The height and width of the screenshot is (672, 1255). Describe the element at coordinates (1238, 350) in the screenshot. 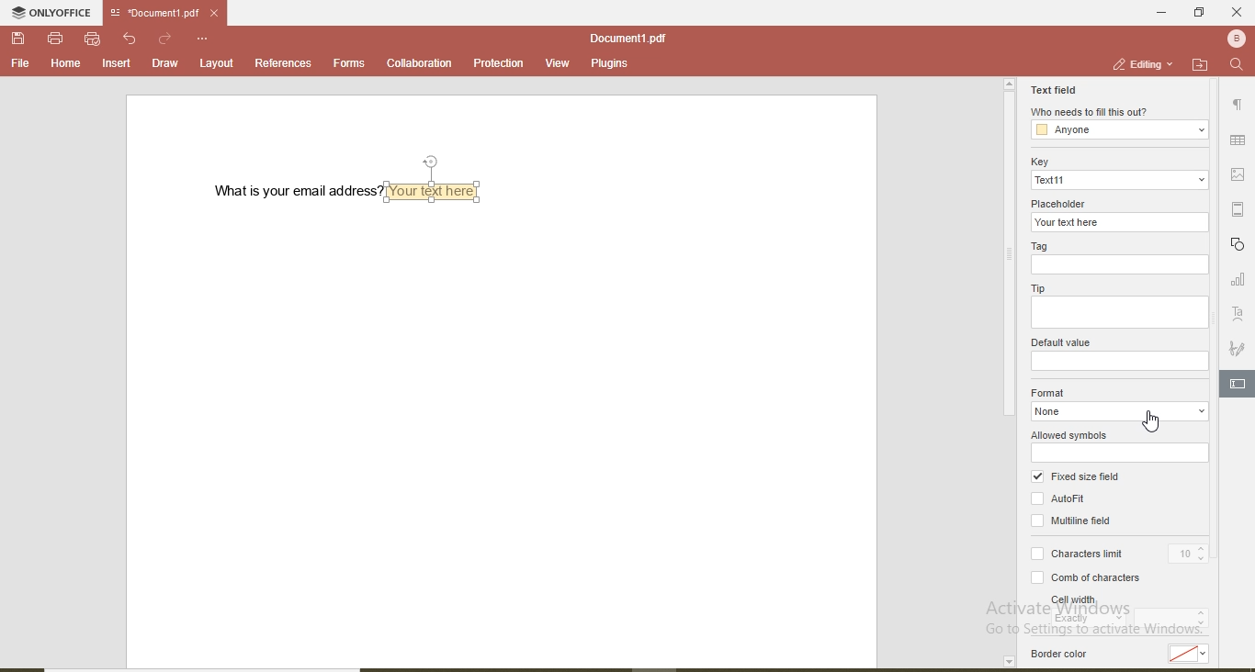

I see `signature` at that location.